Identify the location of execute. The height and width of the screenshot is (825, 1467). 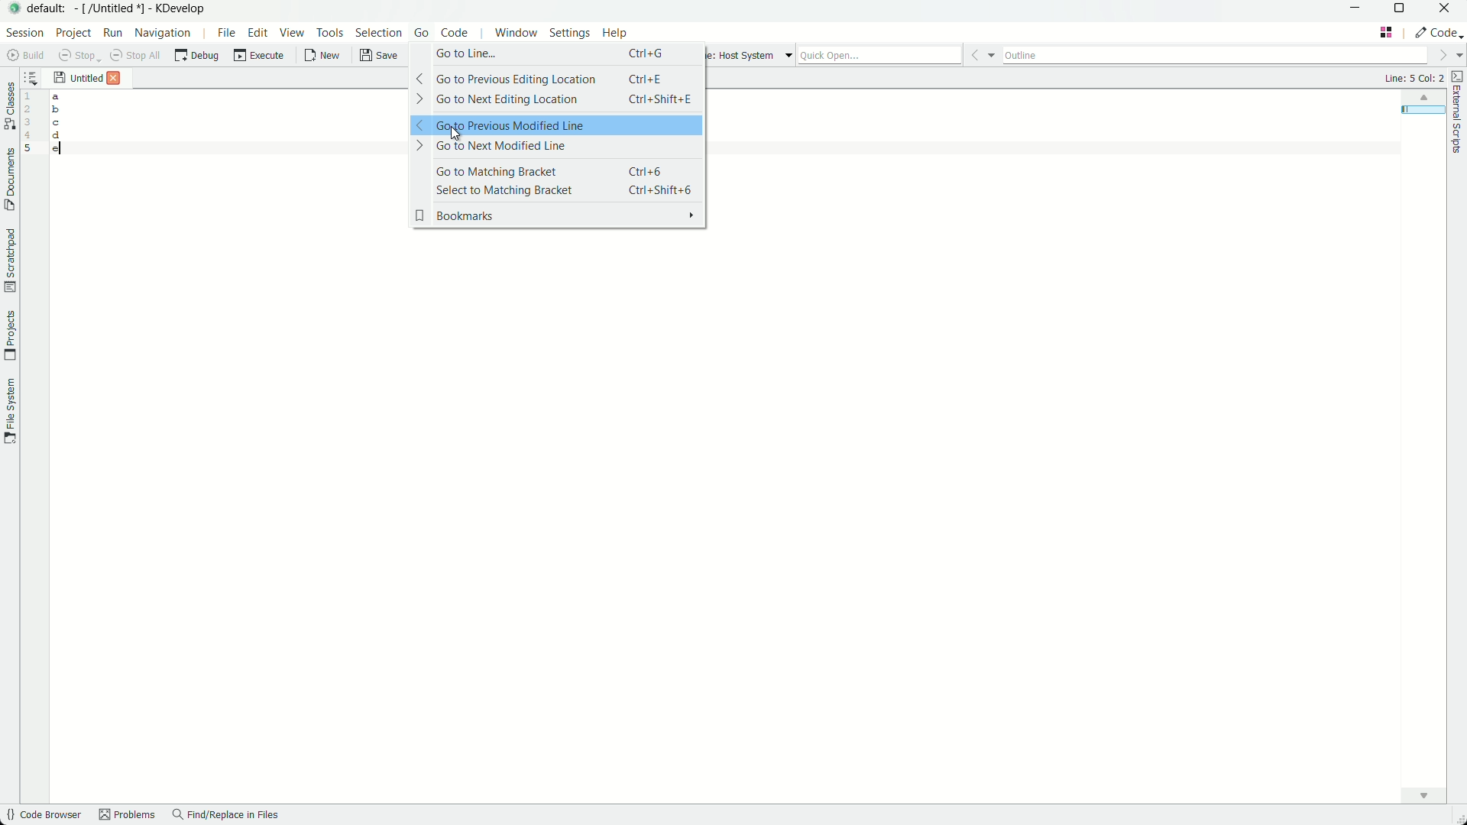
(261, 57).